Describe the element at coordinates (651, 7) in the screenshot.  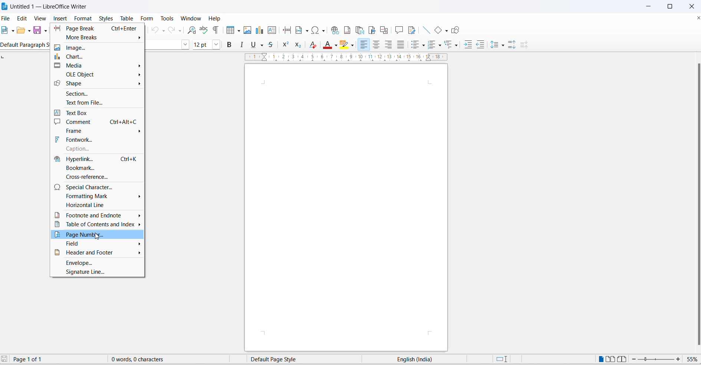
I see `minimize` at that location.